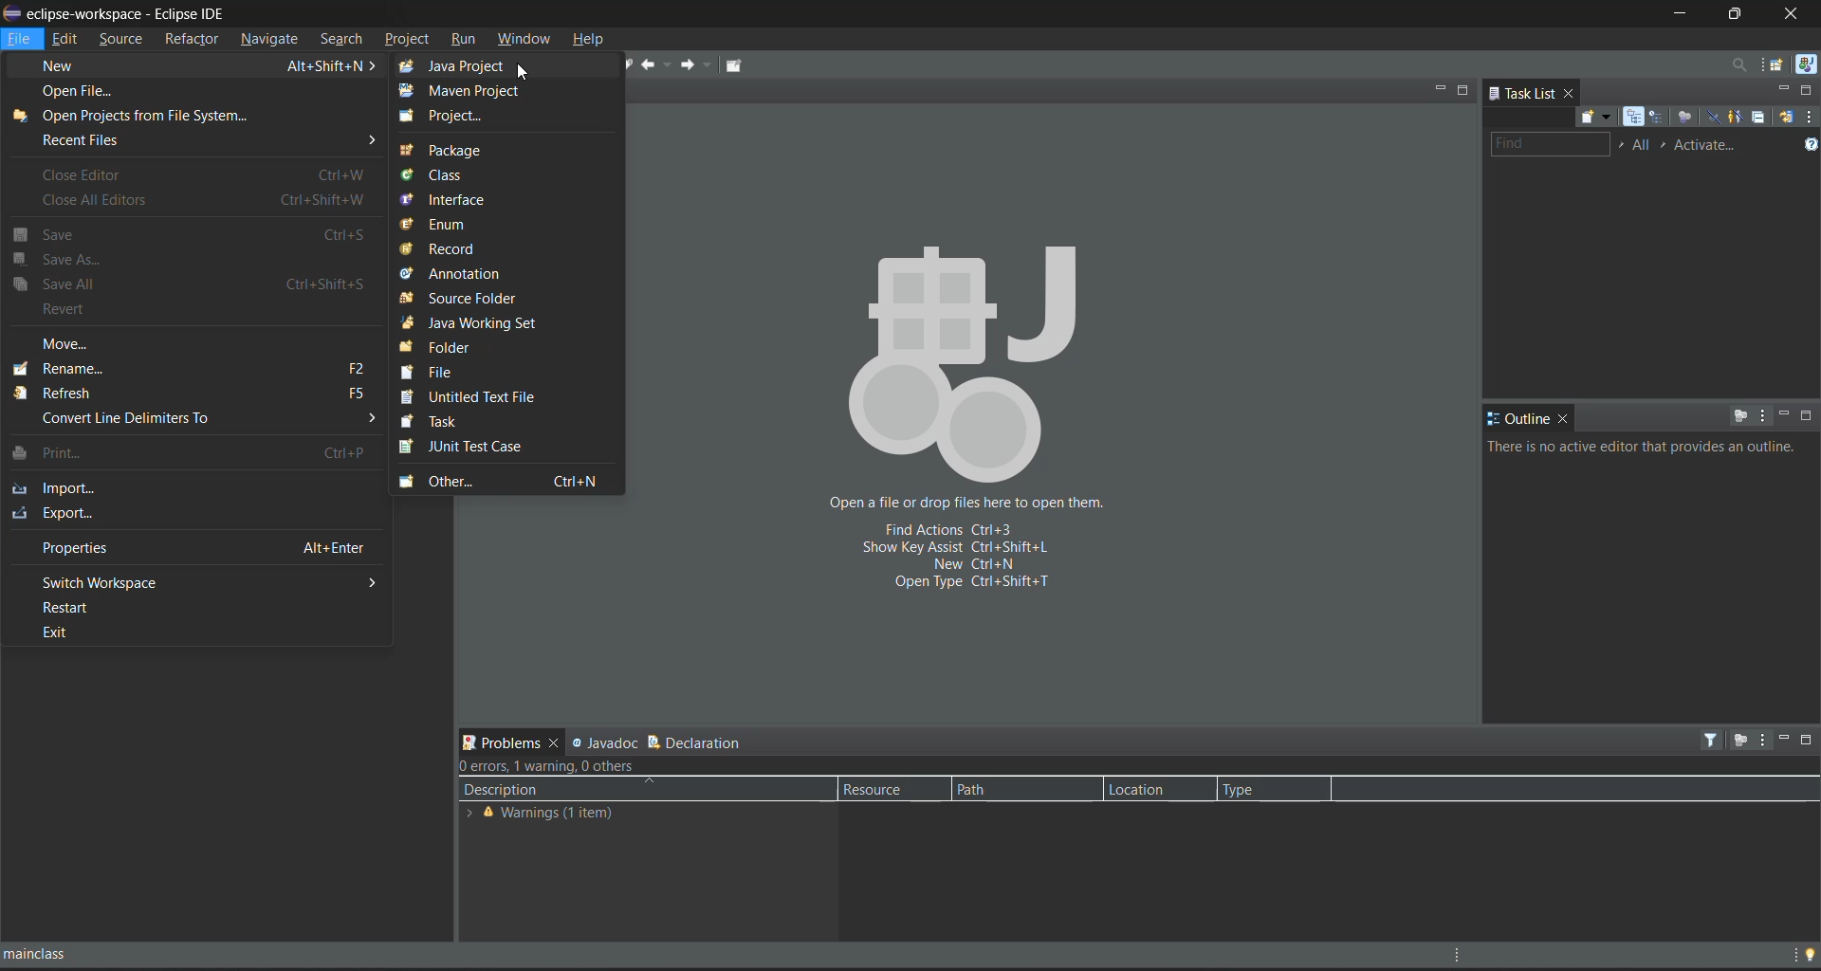  What do you see at coordinates (1521, 91) in the screenshot?
I see `task list` at bounding box center [1521, 91].